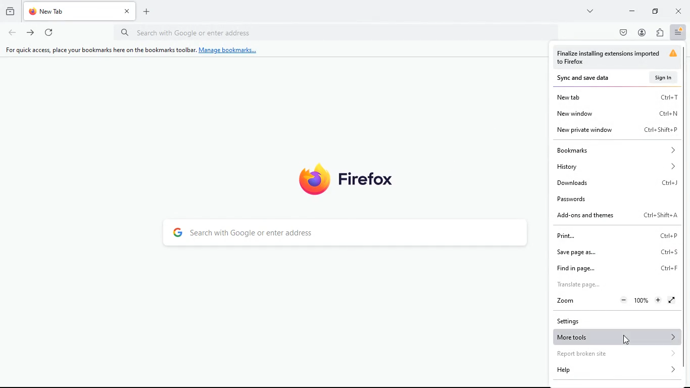  What do you see at coordinates (618, 252) in the screenshot?
I see `save page as` at bounding box center [618, 252].